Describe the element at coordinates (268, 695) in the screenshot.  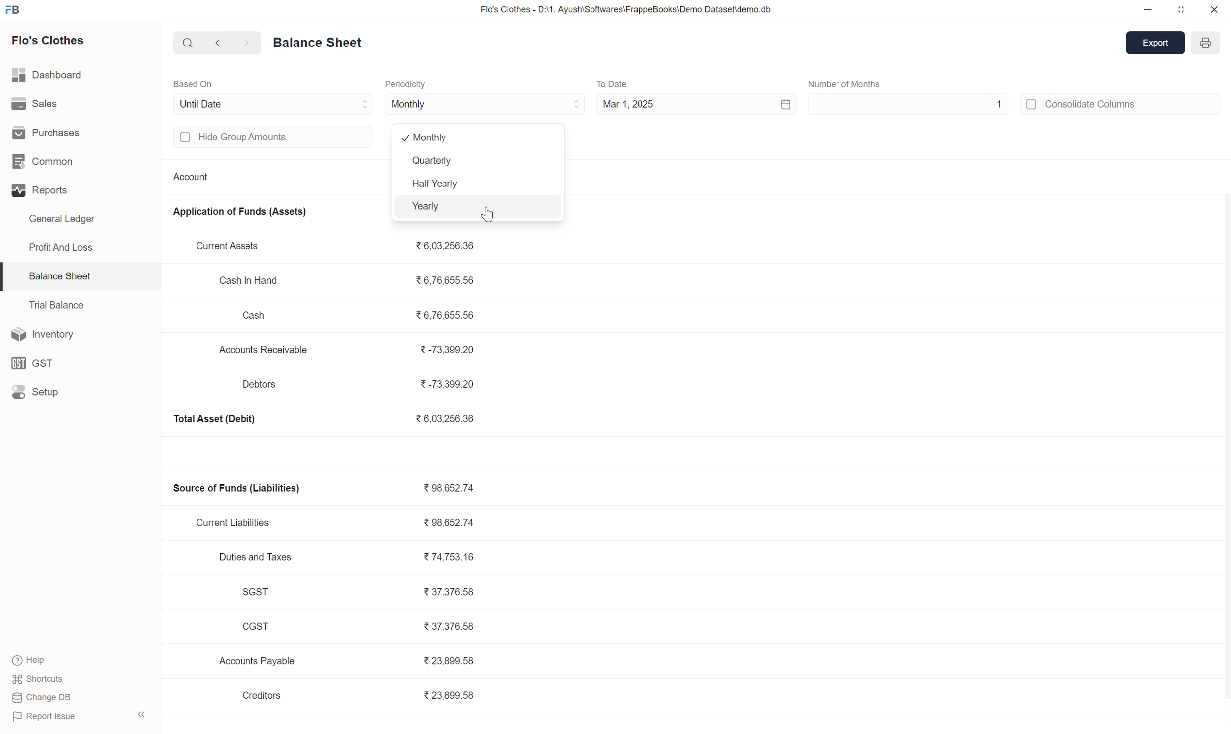
I see `Creditors` at that location.